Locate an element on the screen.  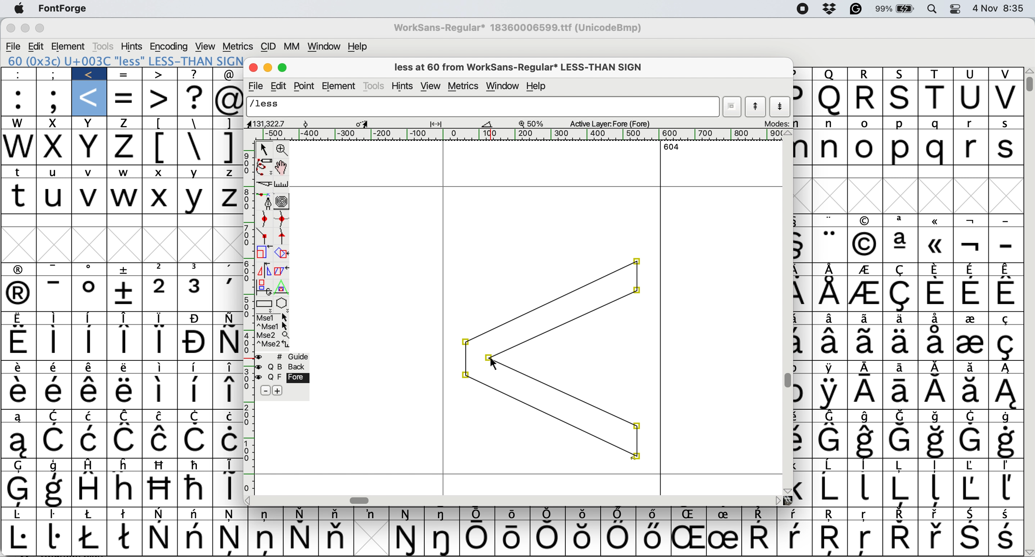
Symbol is located at coordinates (934, 246).